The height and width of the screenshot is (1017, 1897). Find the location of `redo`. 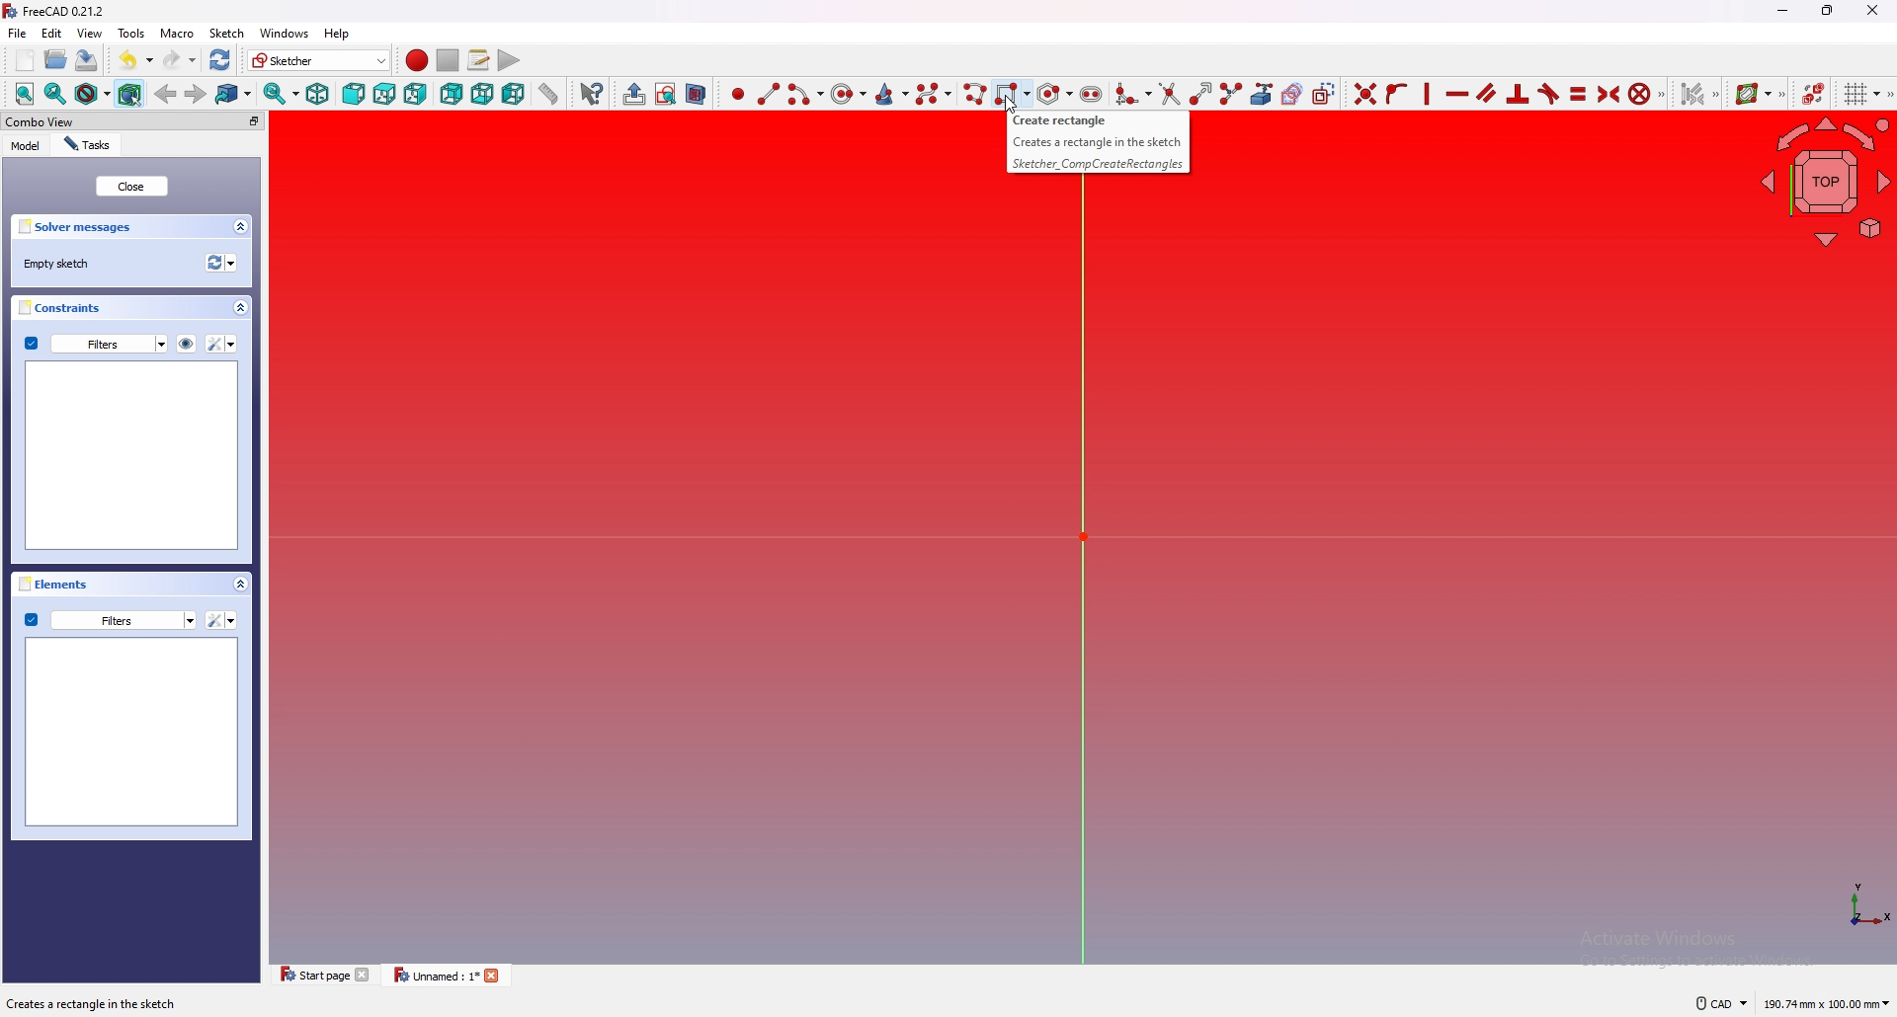

redo is located at coordinates (181, 59).